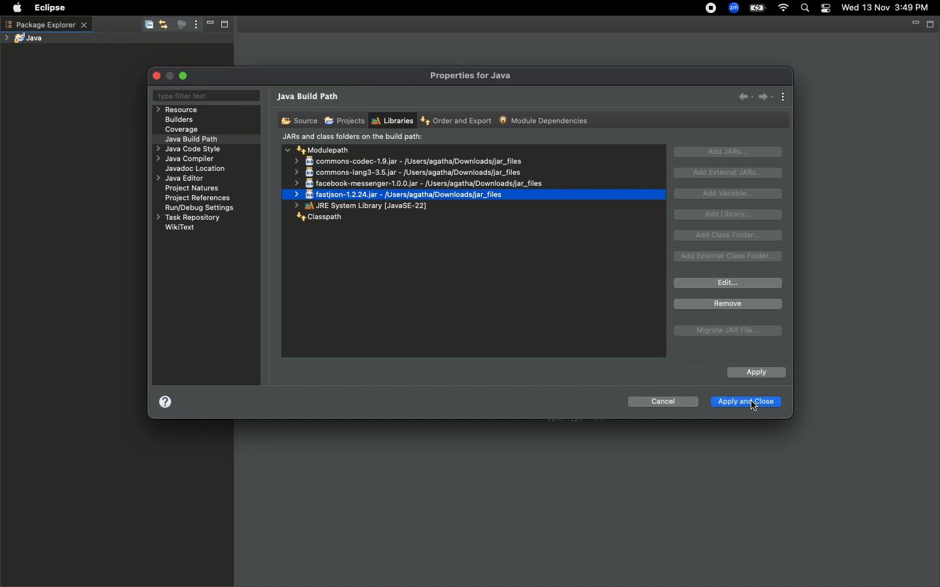 Image resolution: width=940 pixels, height=587 pixels. What do you see at coordinates (165, 404) in the screenshot?
I see `Help` at bounding box center [165, 404].